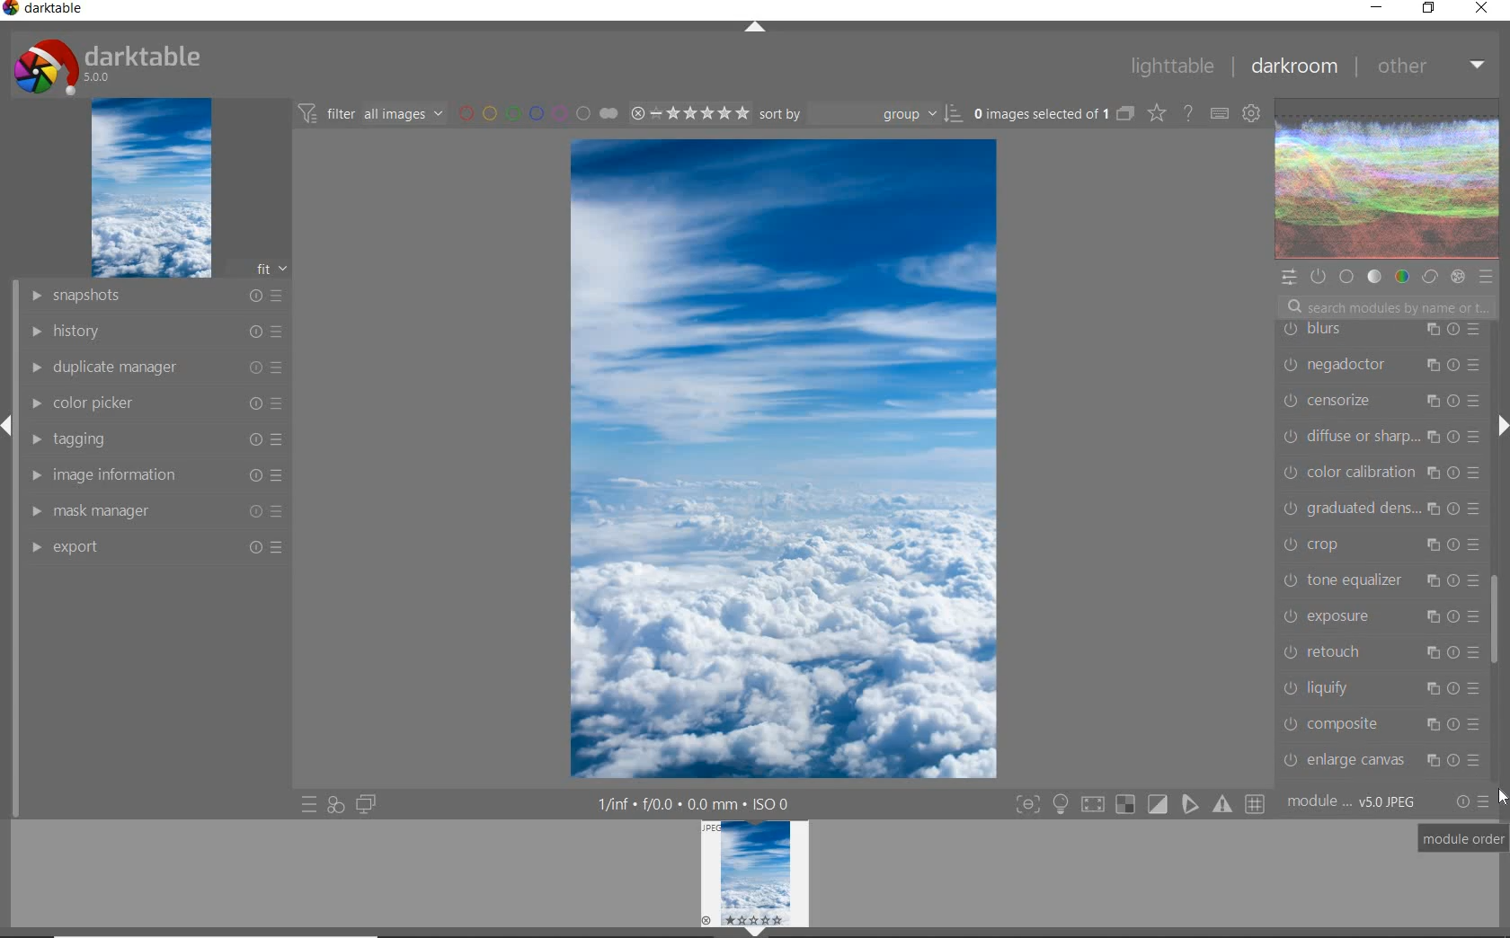 This screenshot has width=1510, height=938. Describe the element at coordinates (1353, 805) in the screenshot. I see `module ... v5.0 JPEG` at that location.